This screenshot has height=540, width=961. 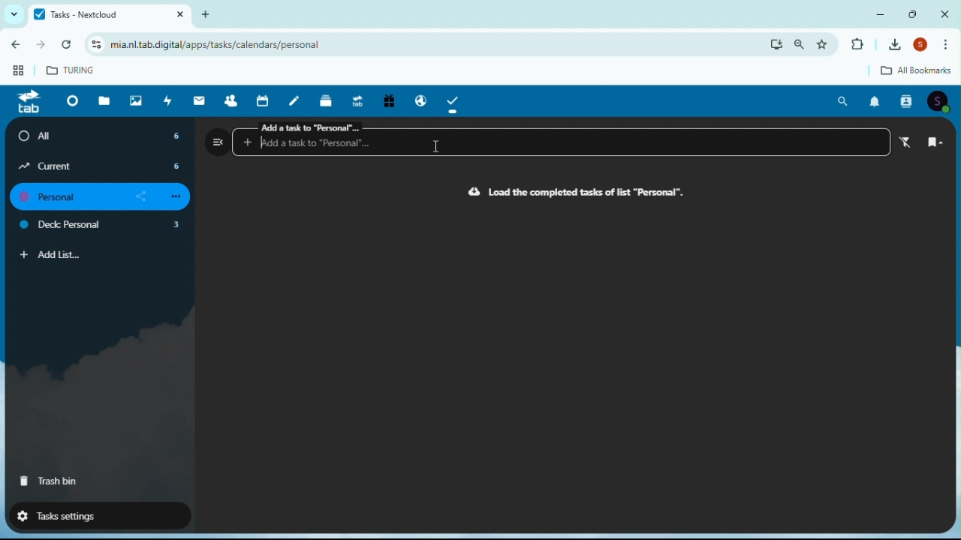 I want to click on Downloads, so click(x=897, y=44).